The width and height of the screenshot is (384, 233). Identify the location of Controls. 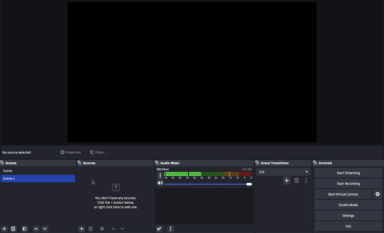
(323, 163).